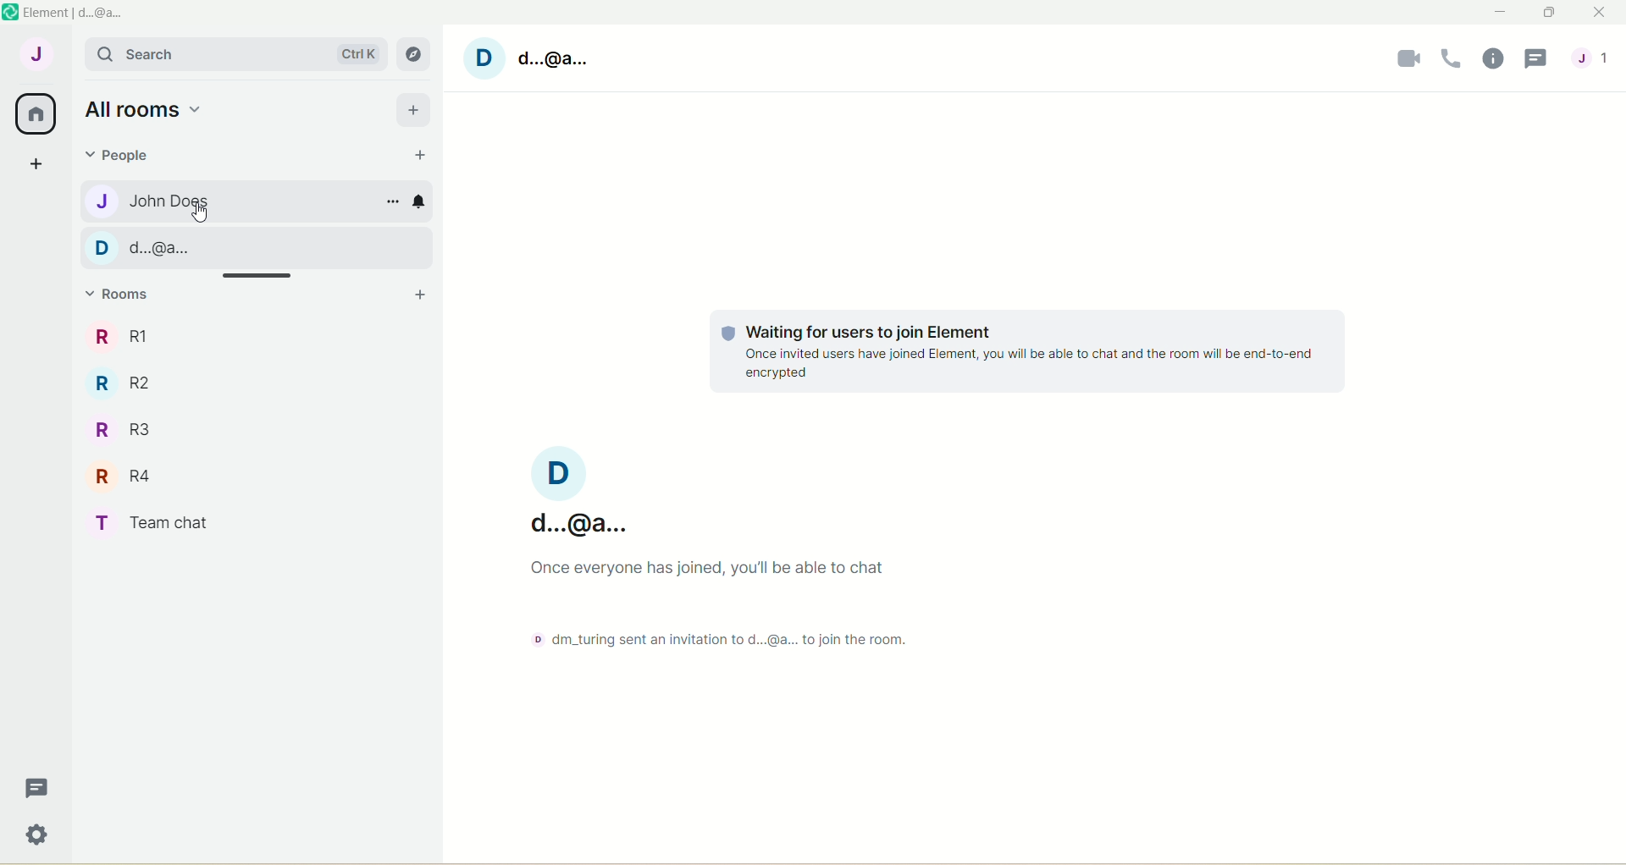 Image resolution: width=1626 pixels, height=865 pixels. I want to click on close, so click(1595, 14).